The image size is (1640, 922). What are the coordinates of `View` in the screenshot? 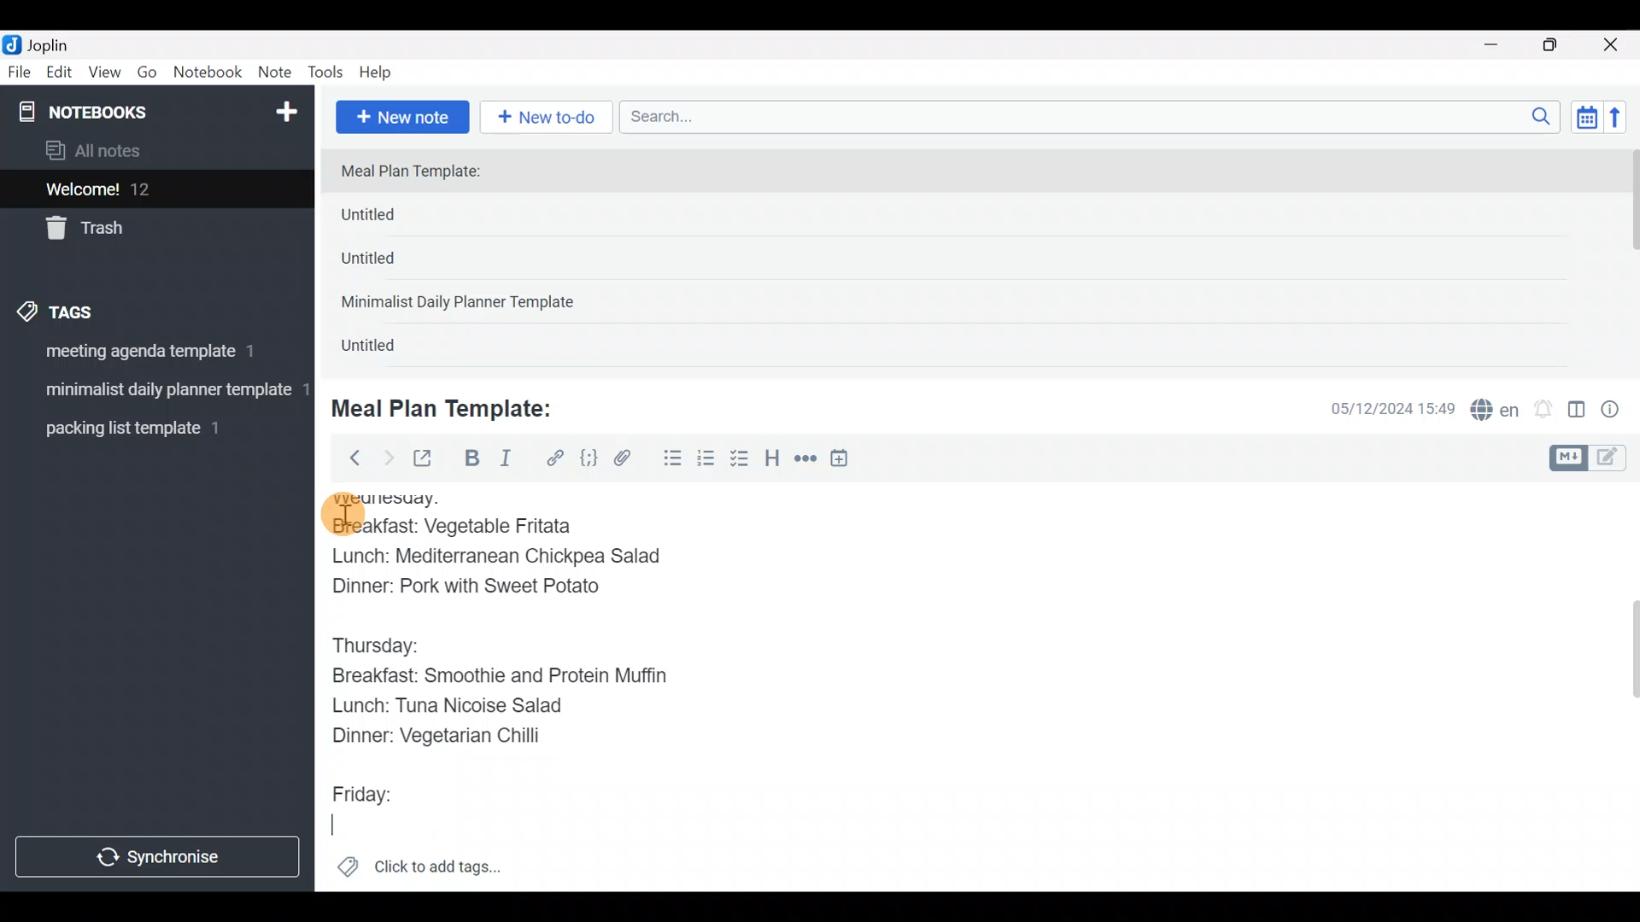 It's located at (104, 75).